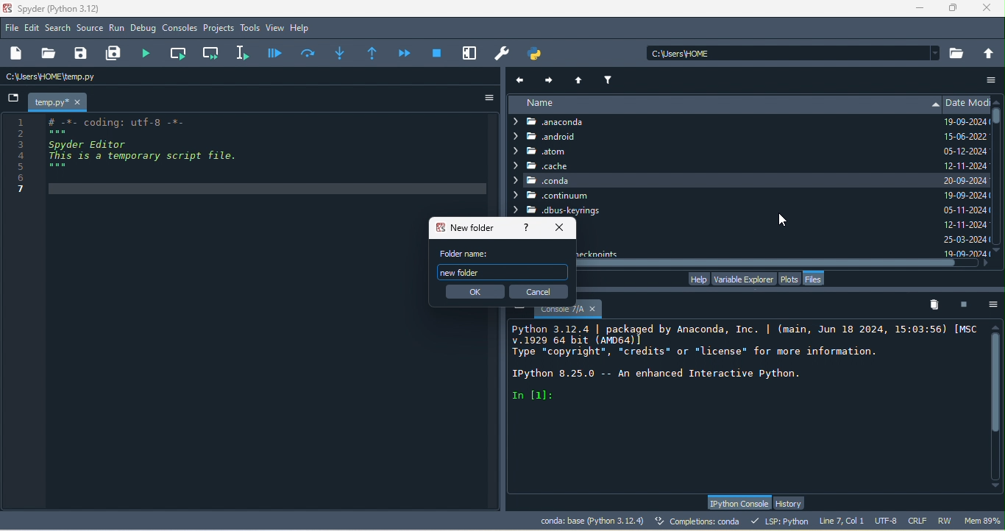 The image size is (1005, 531). Describe the element at coordinates (470, 53) in the screenshot. I see `maximize current pane` at that location.